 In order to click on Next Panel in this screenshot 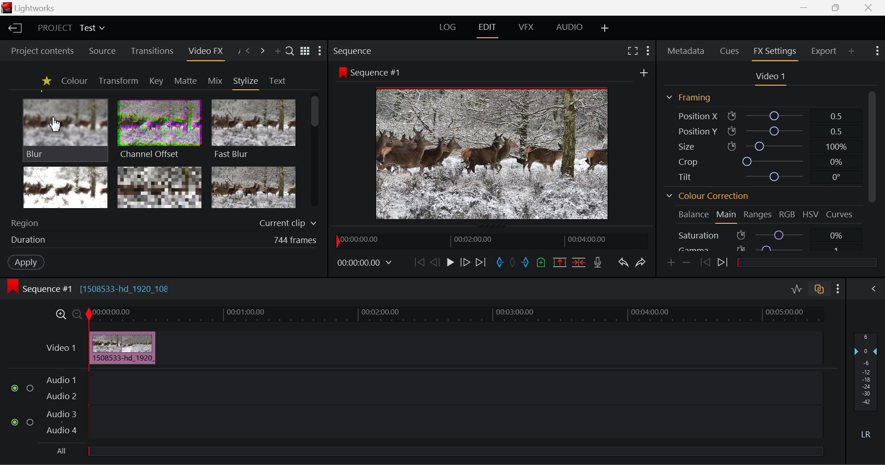, I will do `click(263, 51)`.